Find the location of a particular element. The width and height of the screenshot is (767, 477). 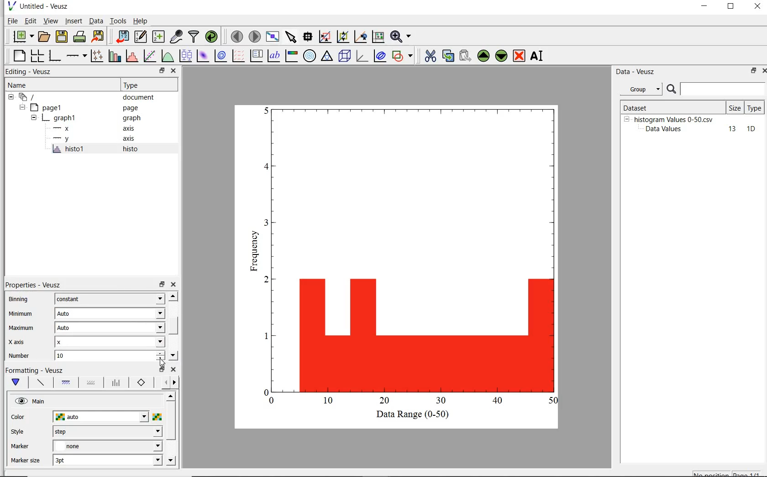

|Formatting - Veusz is located at coordinates (35, 370).